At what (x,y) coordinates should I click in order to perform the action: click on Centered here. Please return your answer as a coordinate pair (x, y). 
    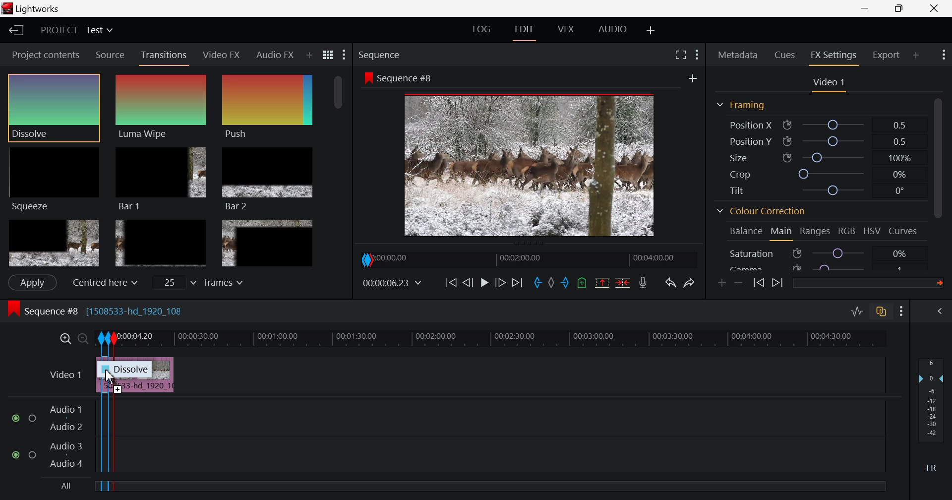
    Looking at the image, I should click on (102, 283).